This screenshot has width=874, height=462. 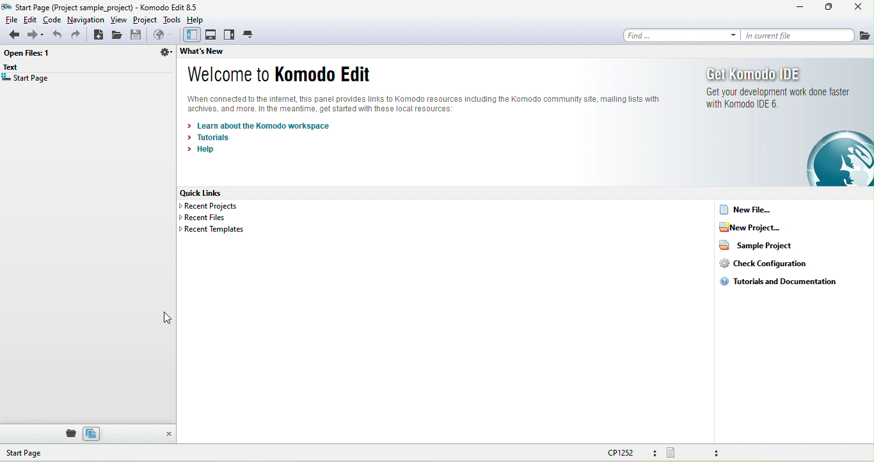 I want to click on file, so click(x=10, y=19).